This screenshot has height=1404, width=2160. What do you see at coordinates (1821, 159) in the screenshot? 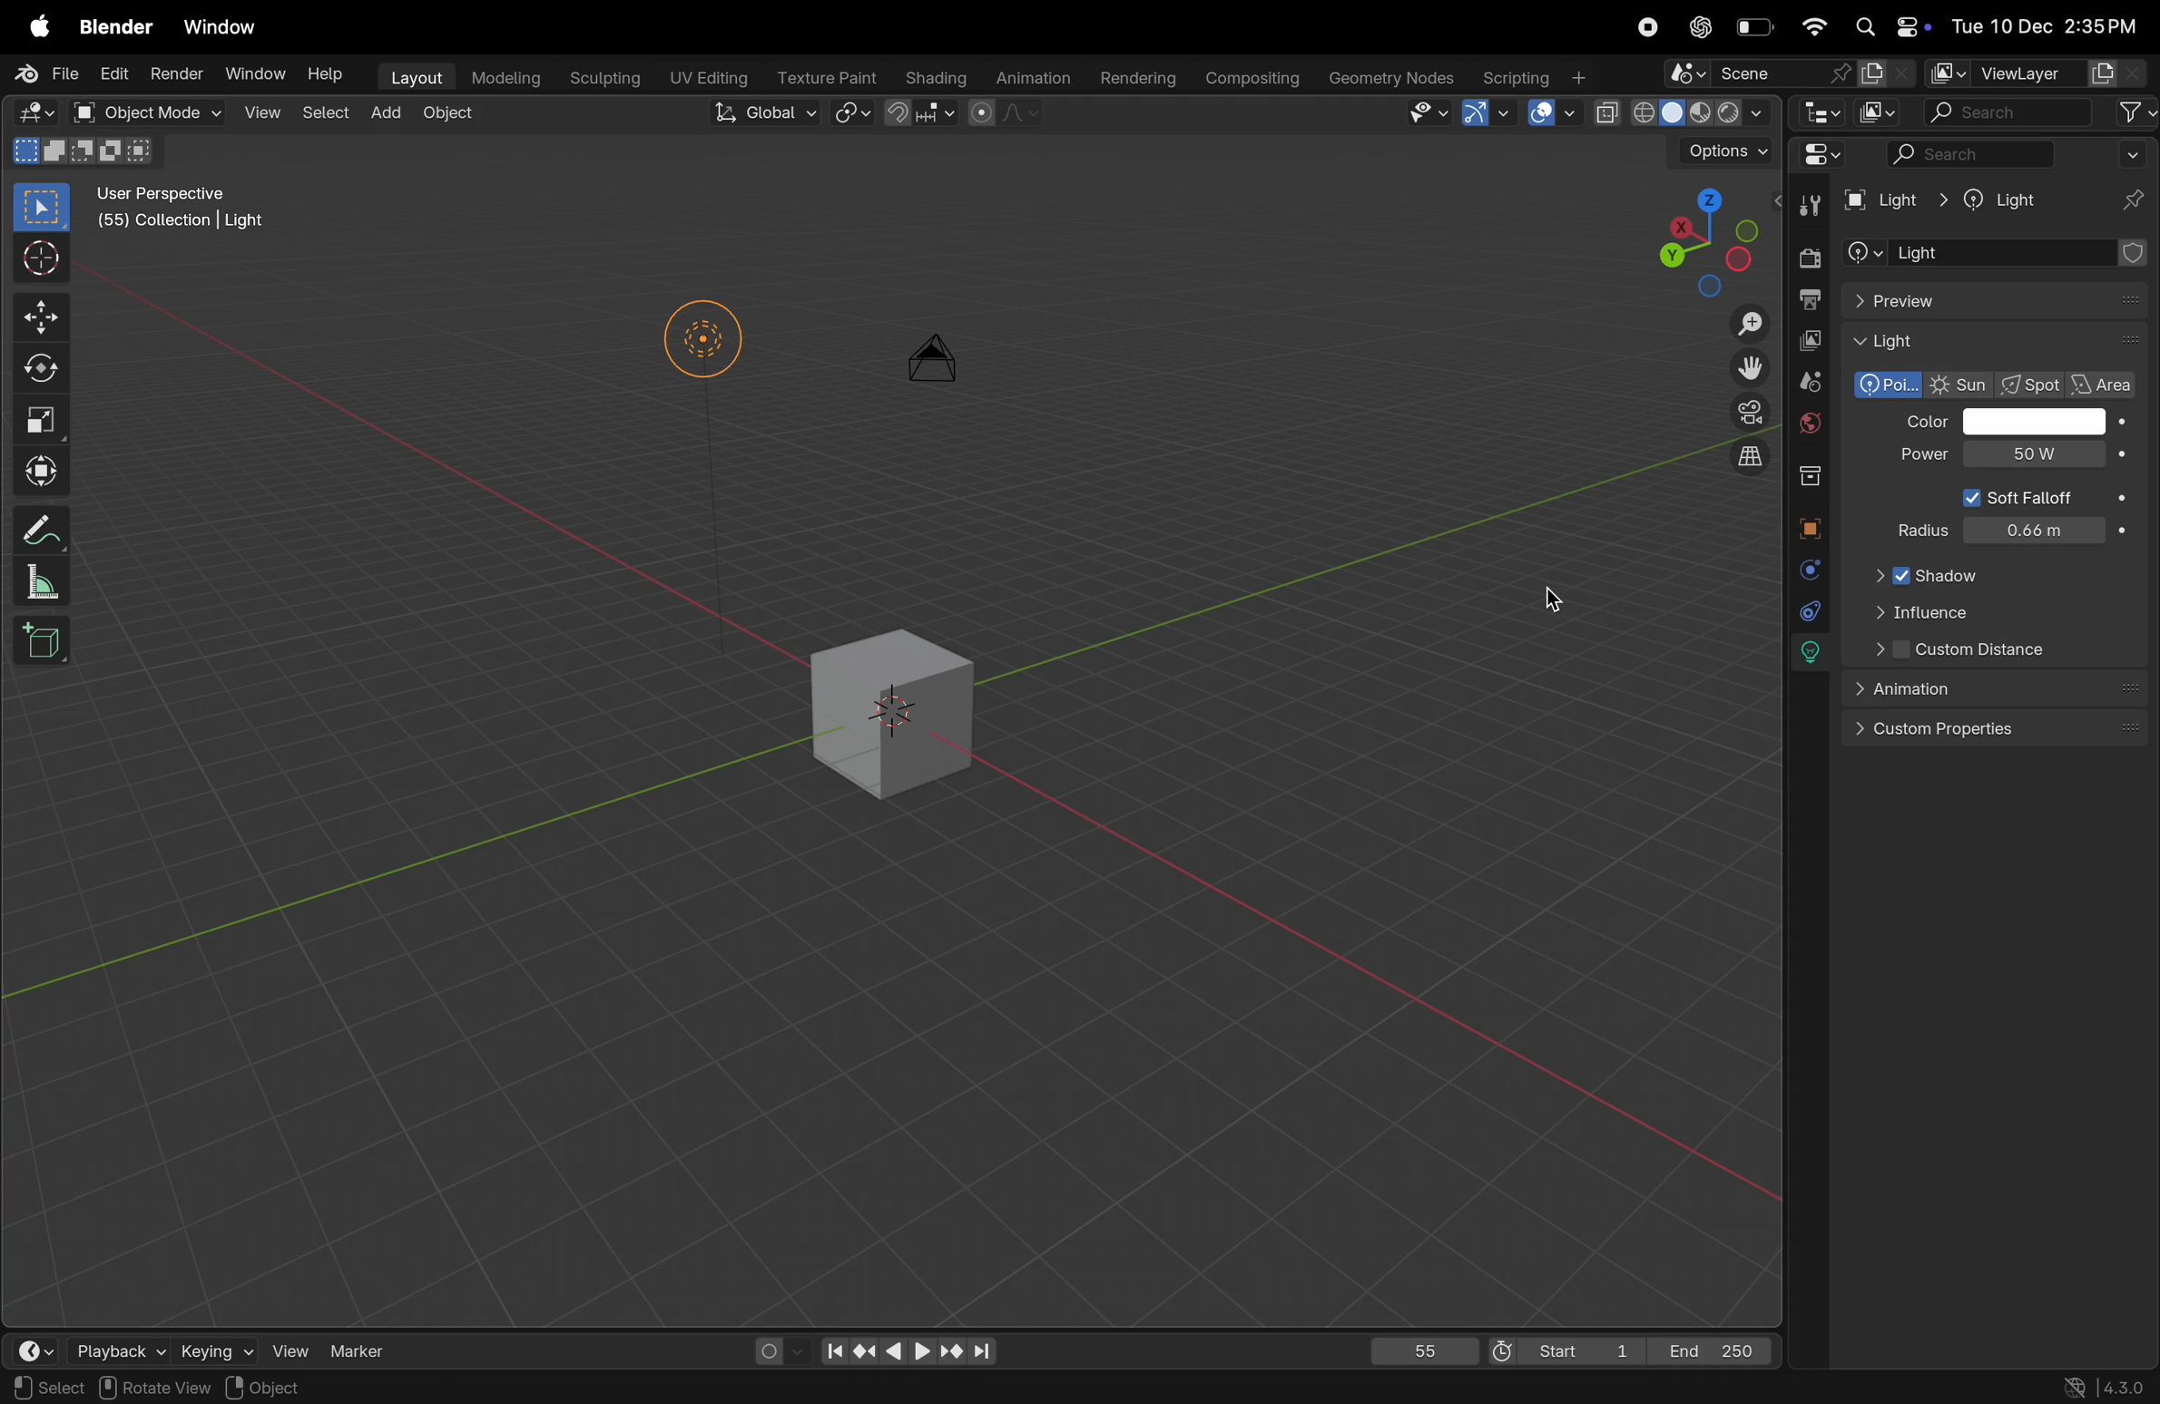
I see `Editor mode` at bounding box center [1821, 159].